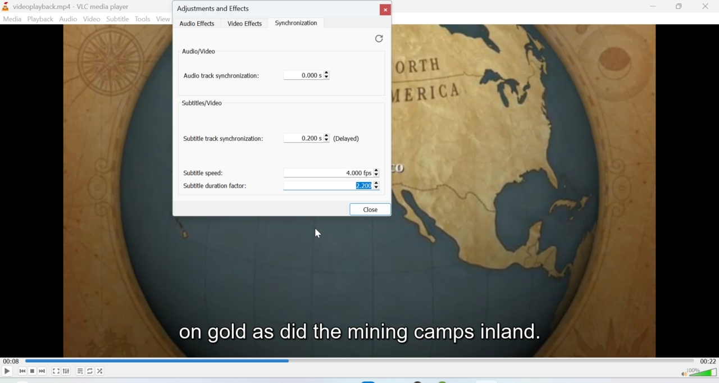 This screenshot has width=719, height=383. I want to click on cursor on subtitle duration factor input, so click(380, 188).